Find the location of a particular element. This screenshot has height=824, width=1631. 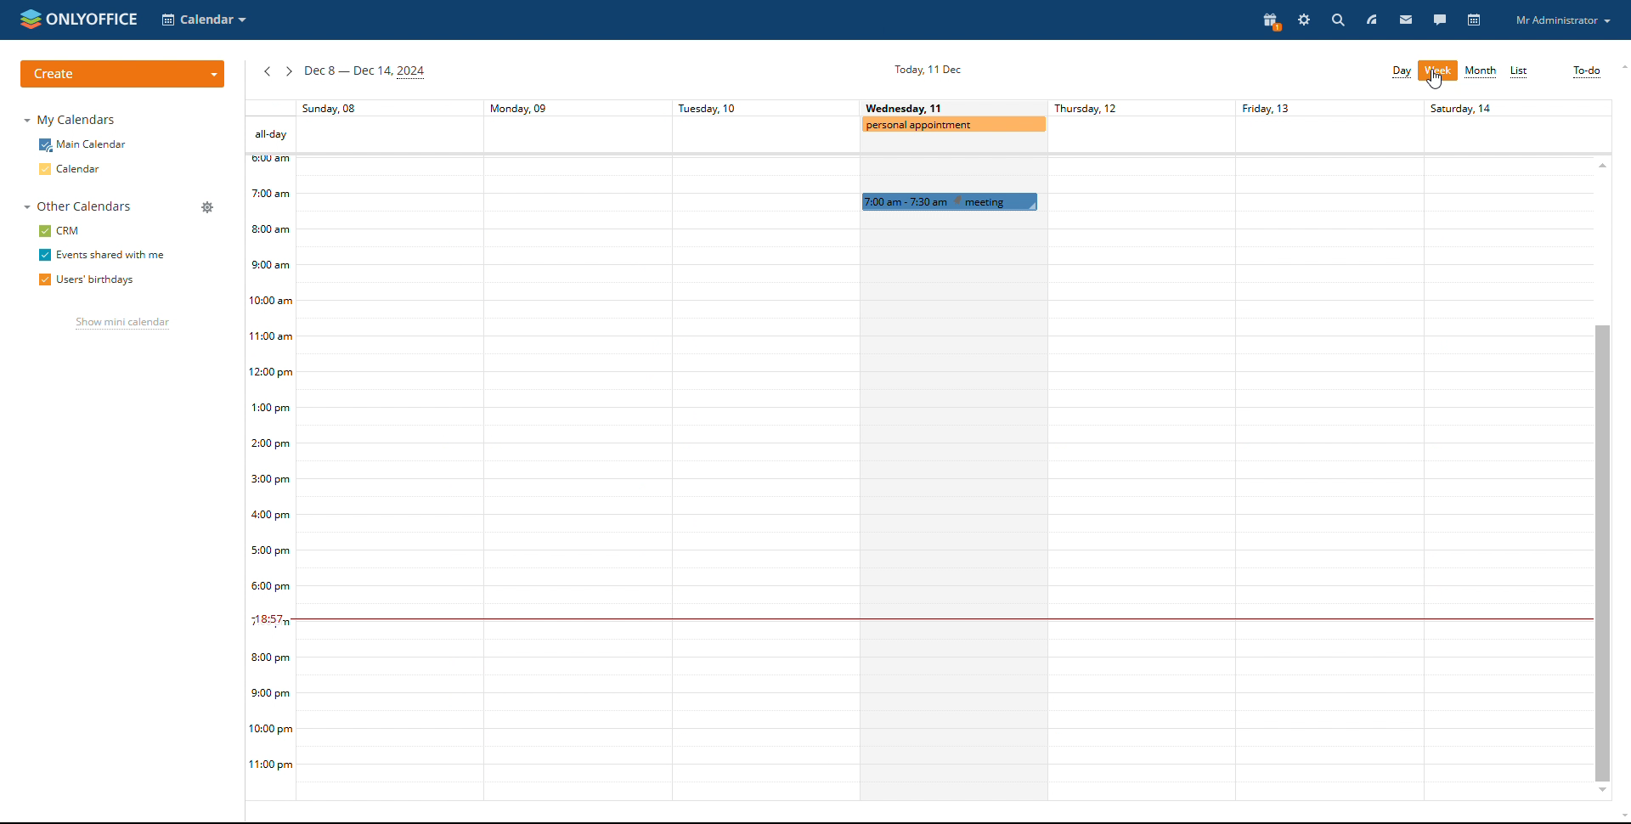

timeline is located at coordinates (268, 459).